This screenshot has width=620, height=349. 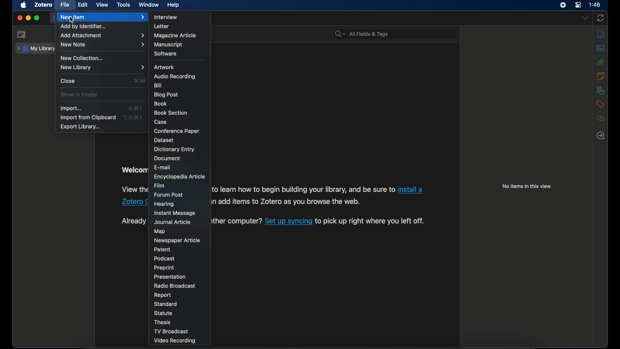 I want to click on install a, so click(x=412, y=189).